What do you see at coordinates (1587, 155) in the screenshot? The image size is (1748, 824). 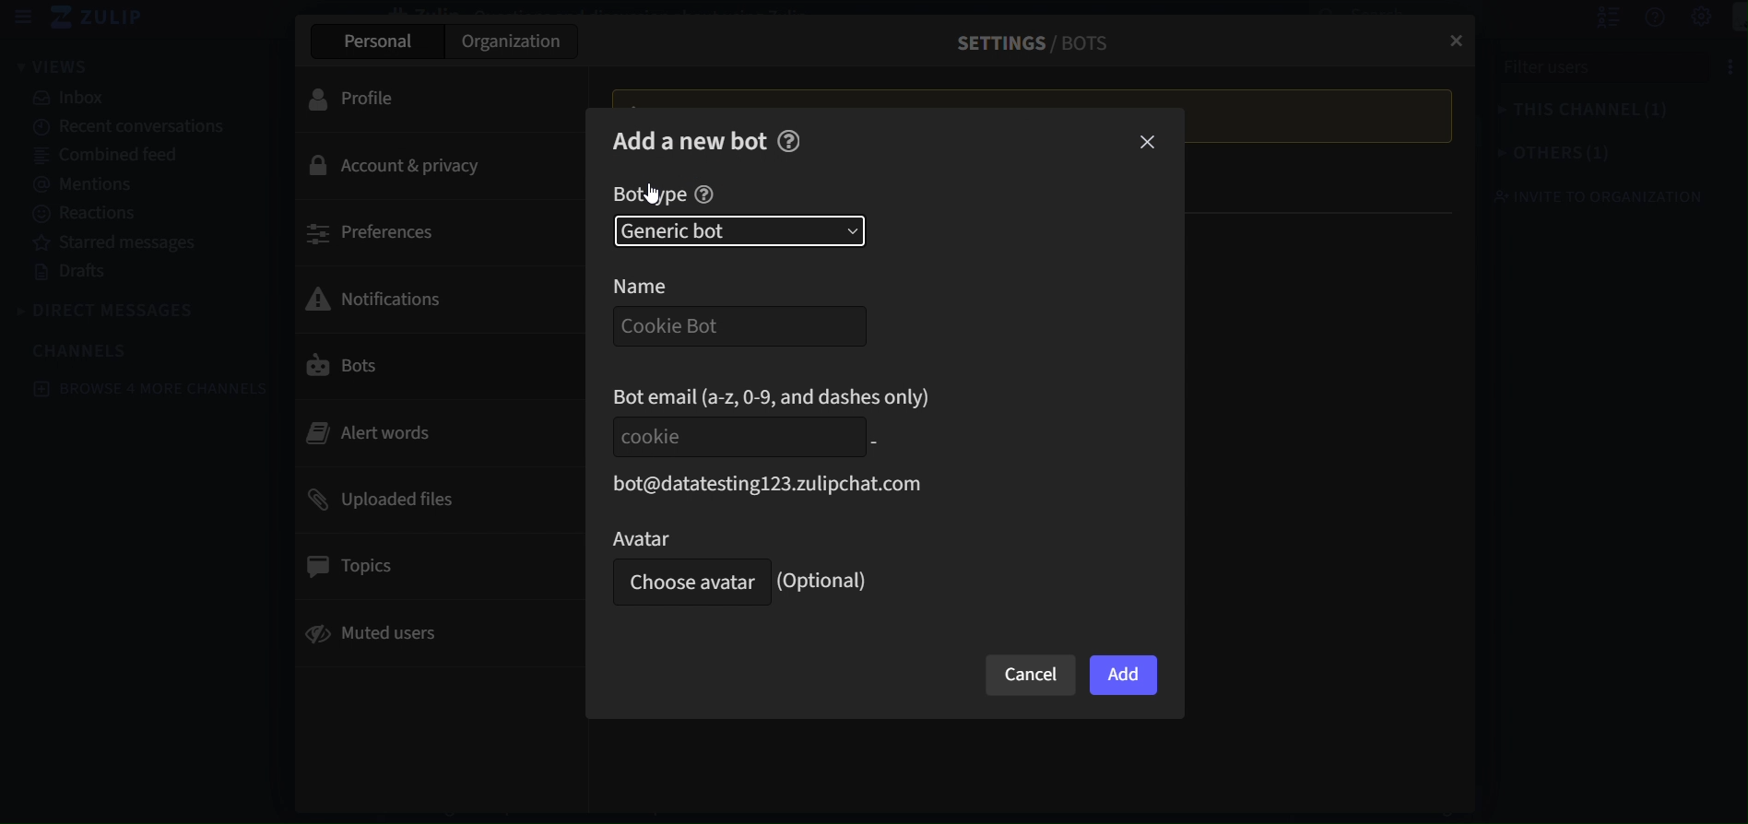 I see `others(1)` at bounding box center [1587, 155].